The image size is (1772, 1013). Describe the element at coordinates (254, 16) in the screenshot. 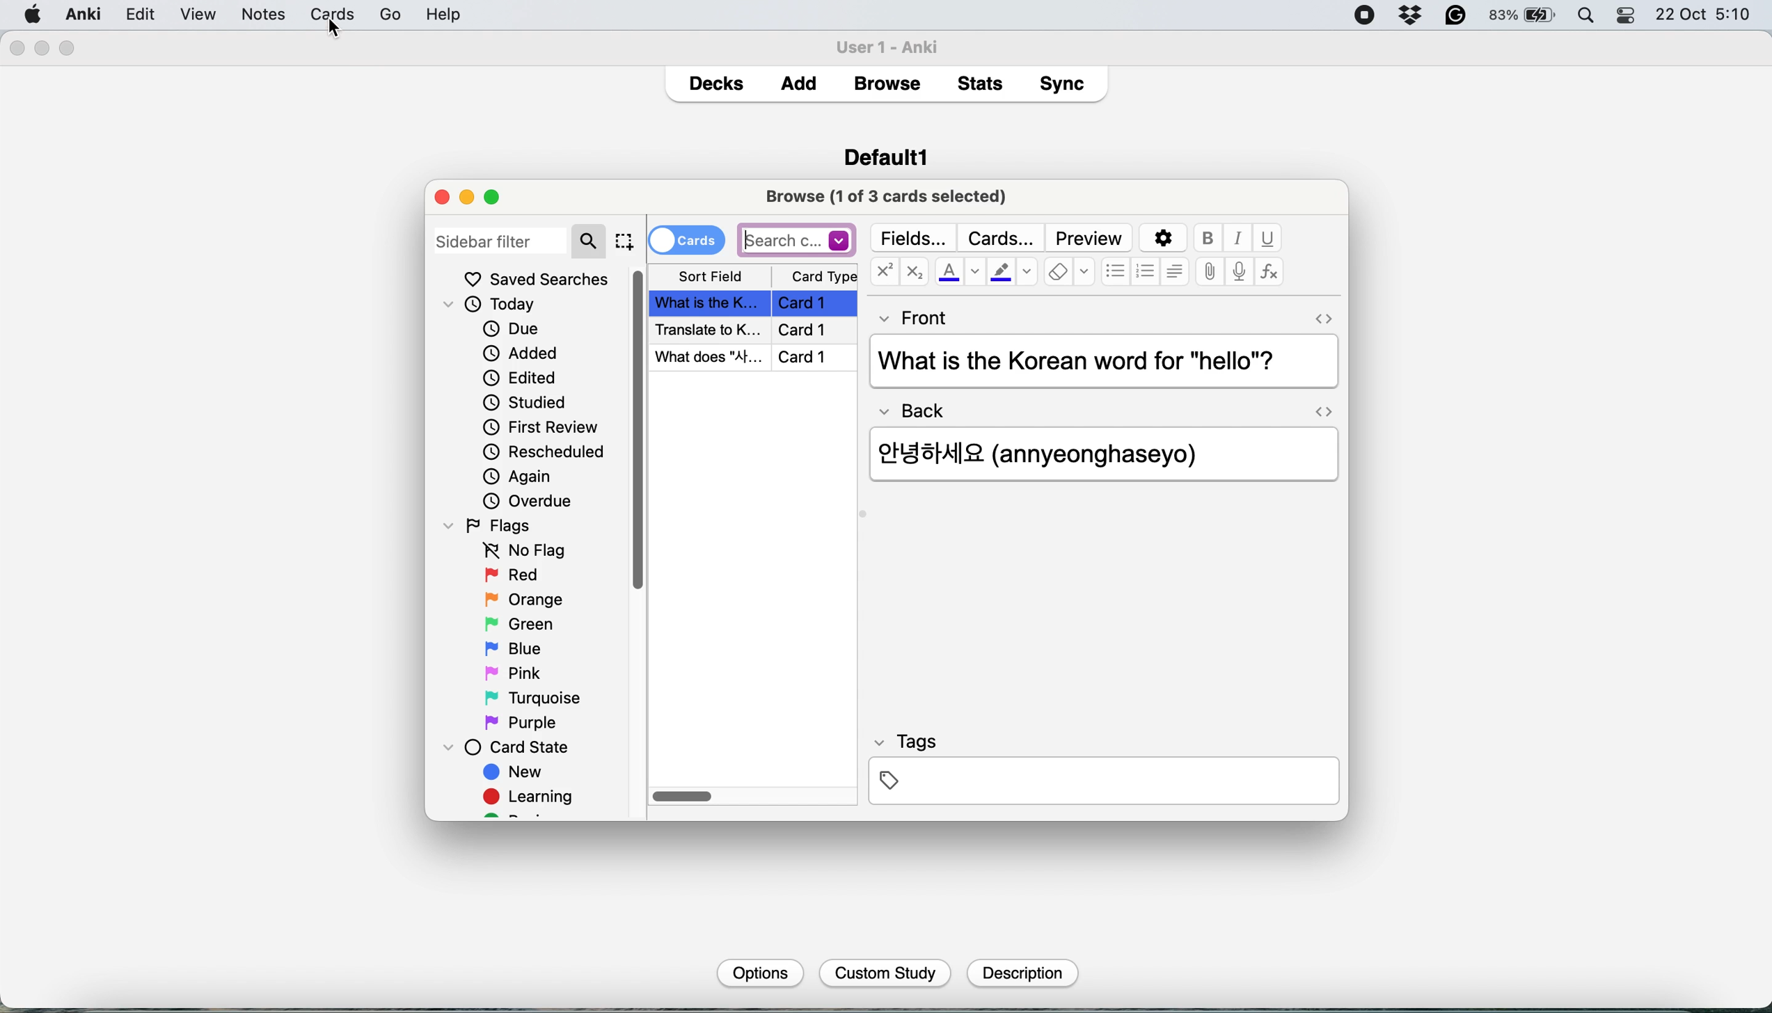

I see `view` at that location.